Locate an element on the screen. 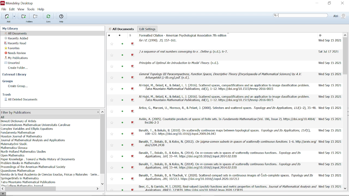 The width and height of the screenshot is (349, 196). author is located at coordinates (21, 163).